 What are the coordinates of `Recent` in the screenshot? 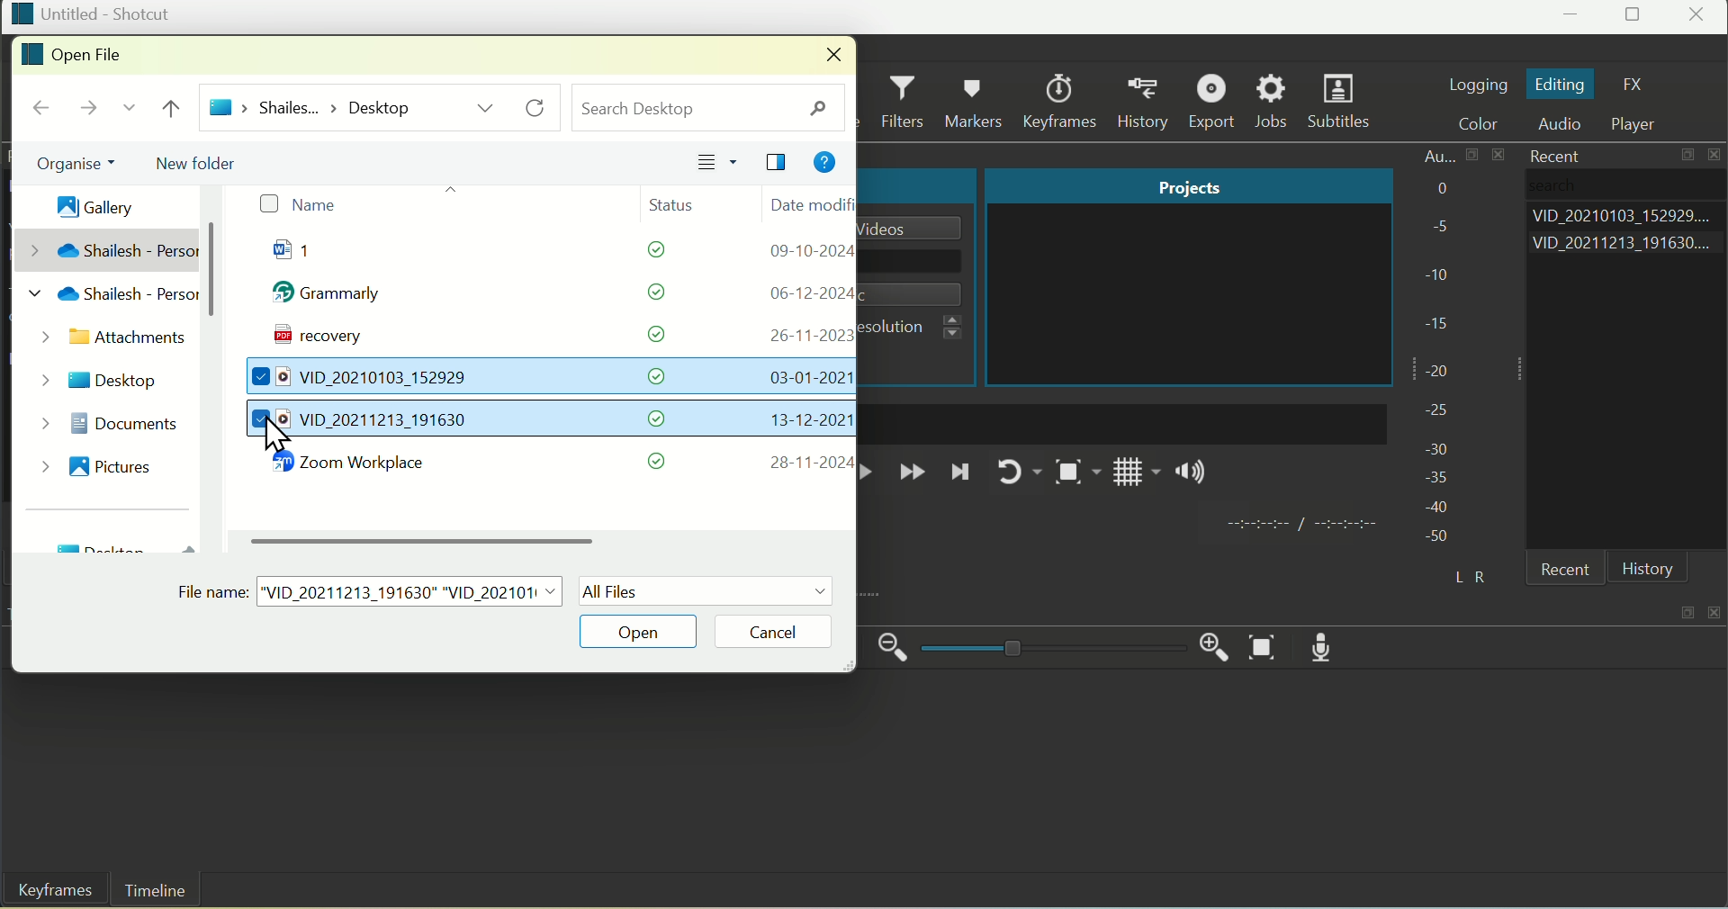 It's located at (1570, 571).